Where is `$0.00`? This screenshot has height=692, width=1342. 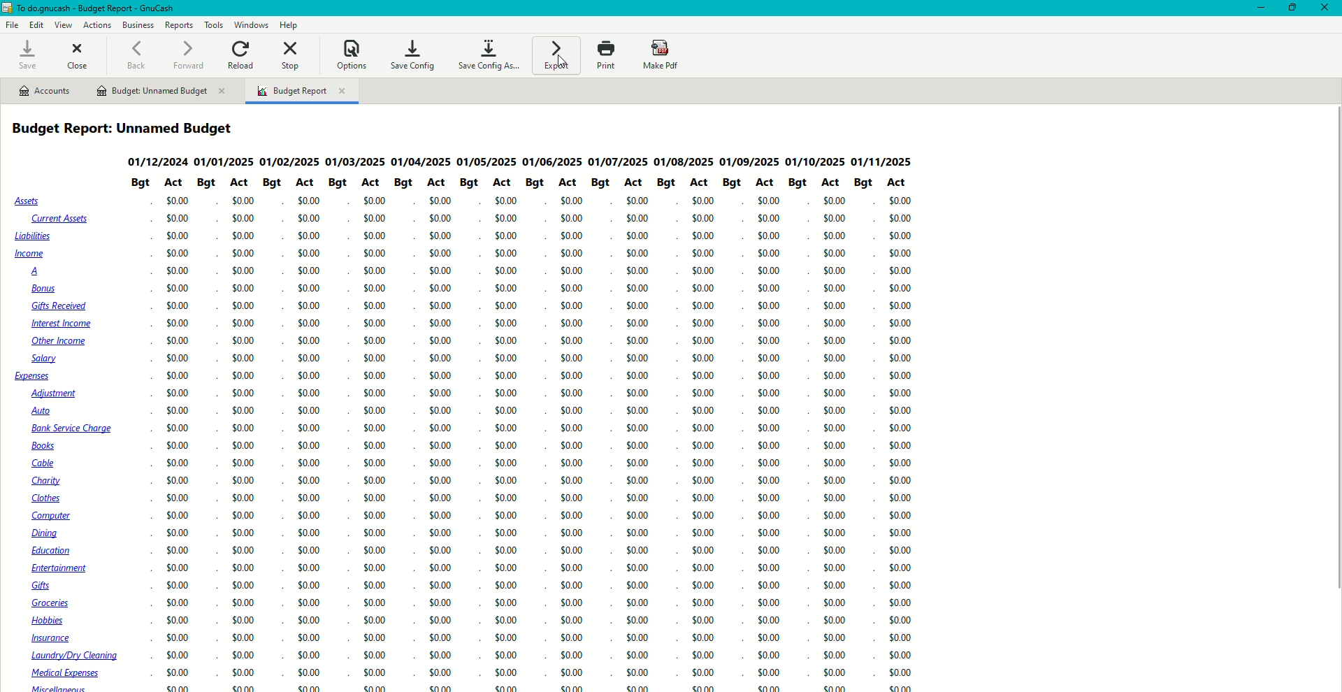
$0.00 is located at coordinates (310, 533).